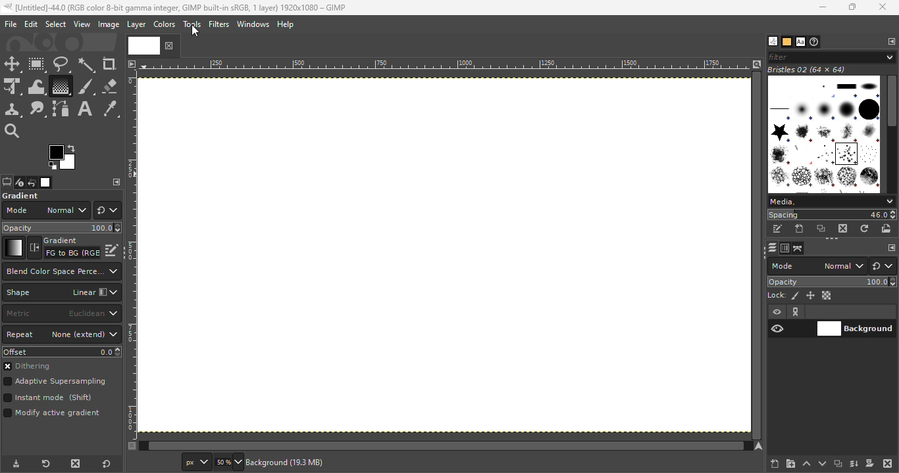  Describe the element at coordinates (45, 210) in the screenshot. I see `Mode` at that location.